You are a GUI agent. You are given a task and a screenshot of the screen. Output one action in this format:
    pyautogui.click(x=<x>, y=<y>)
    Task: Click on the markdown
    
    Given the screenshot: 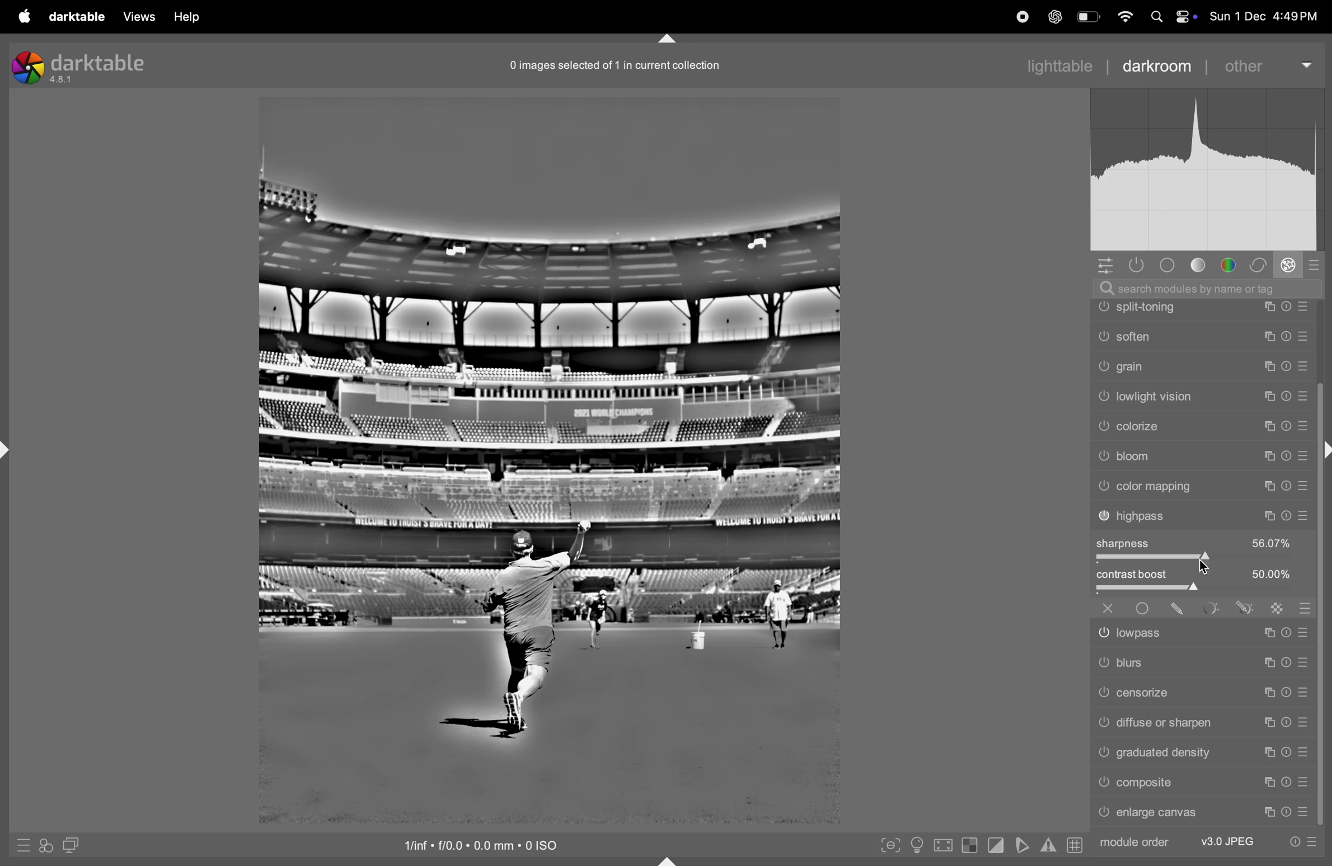 What is the action you would take?
    pyautogui.click(x=674, y=39)
    